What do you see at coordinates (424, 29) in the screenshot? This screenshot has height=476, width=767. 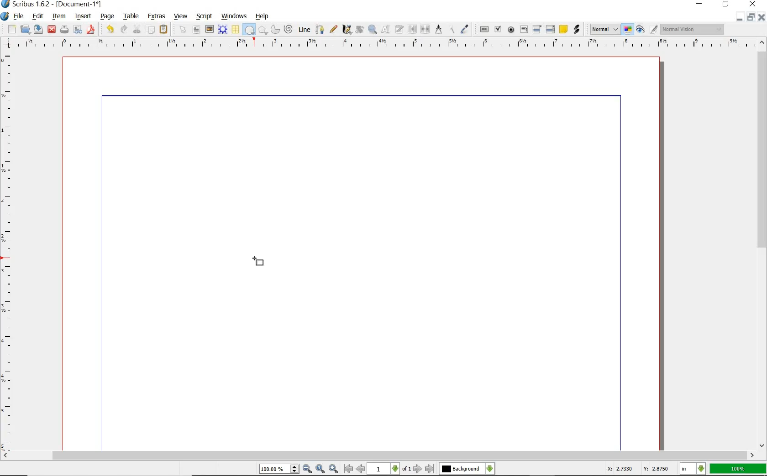 I see `UNLINK TEXT FRAME` at bounding box center [424, 29].